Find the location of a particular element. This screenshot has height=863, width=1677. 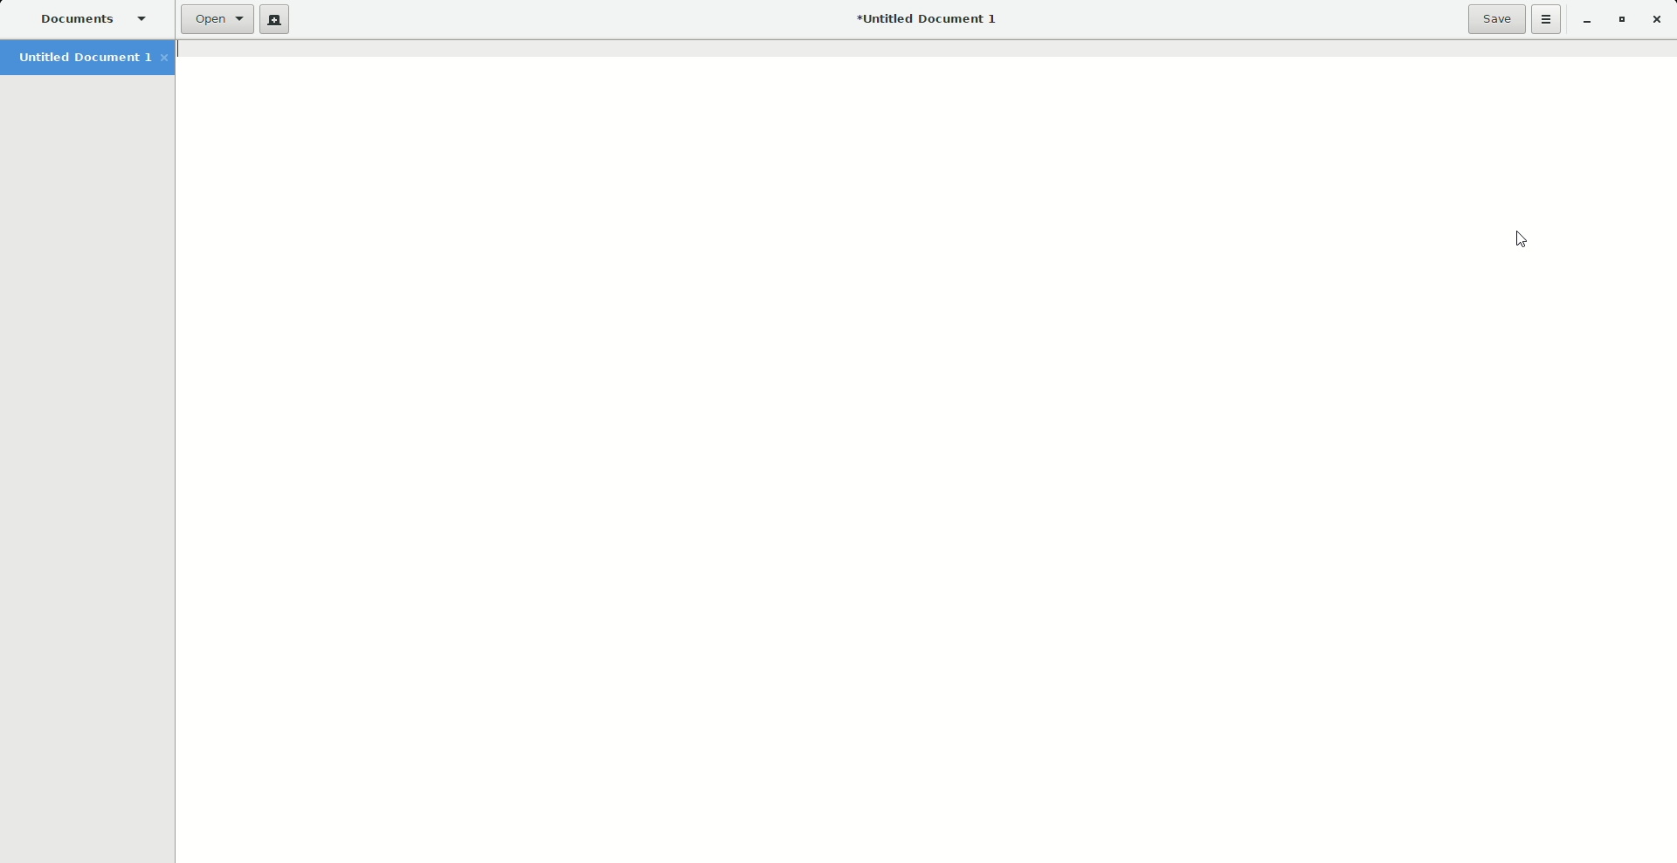

Specific line is located at coordinates (809, 50).